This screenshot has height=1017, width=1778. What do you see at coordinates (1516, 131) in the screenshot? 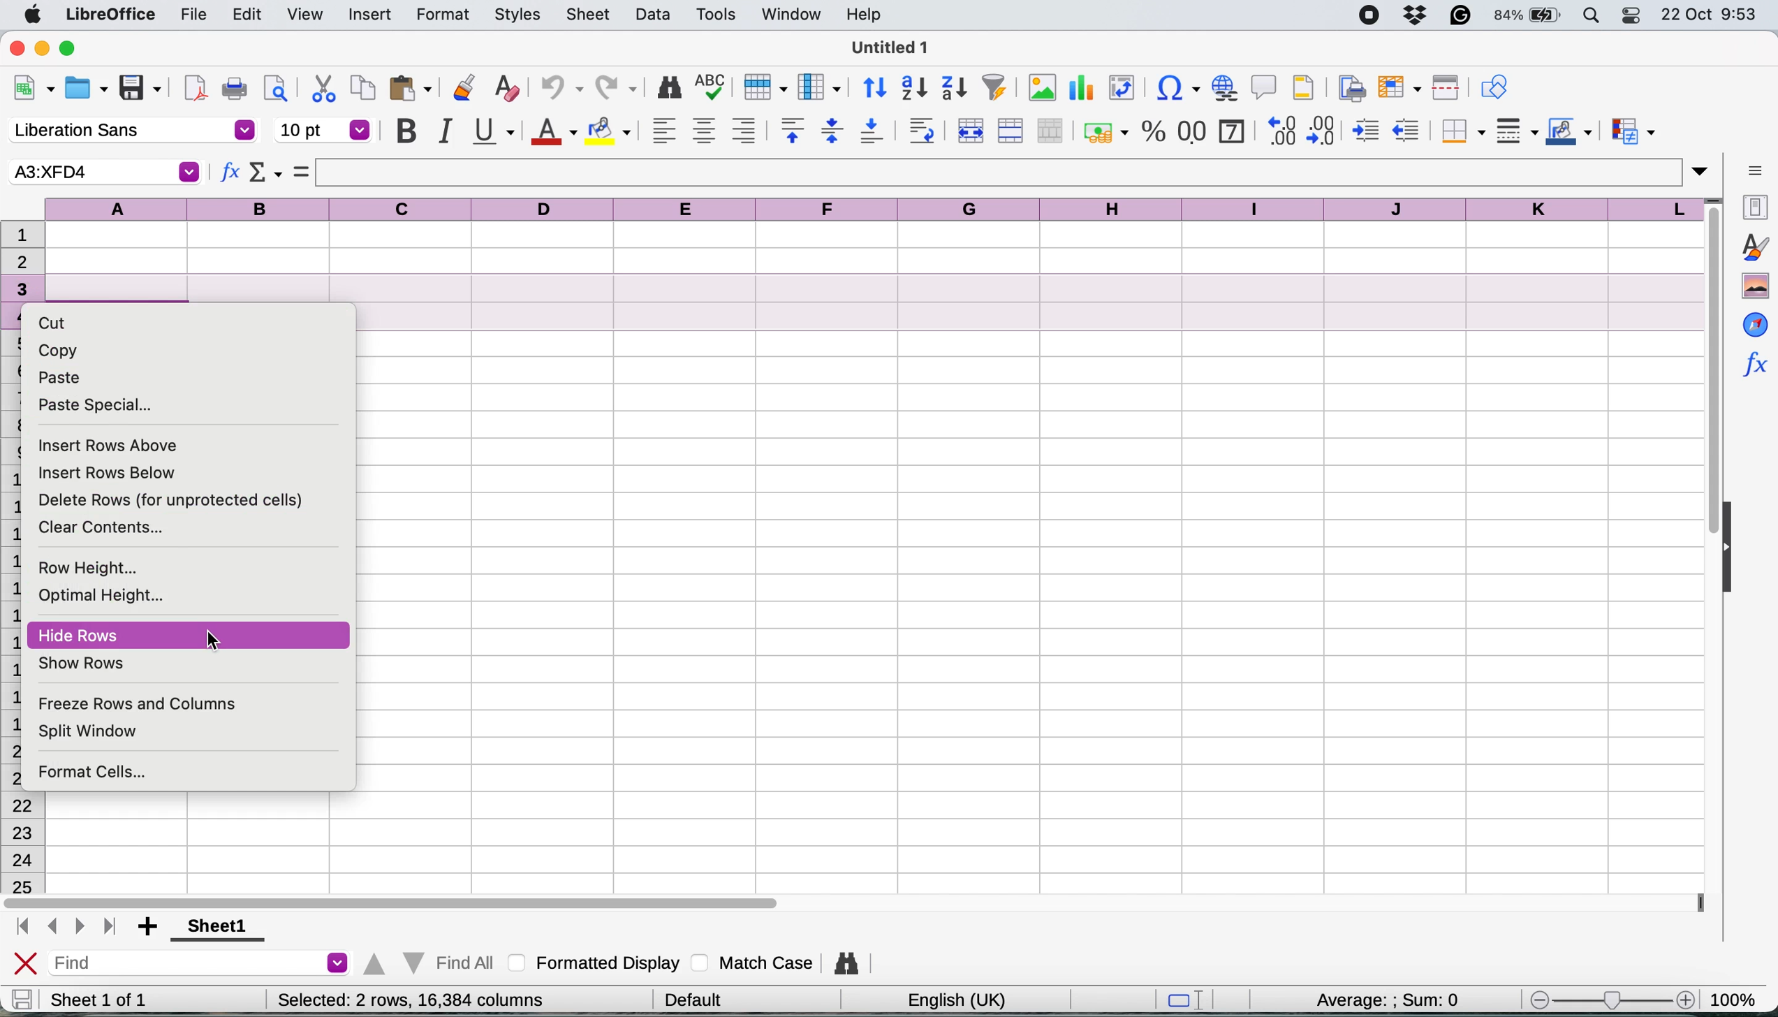
I see `border styles` at bounding box center [1516, 131].